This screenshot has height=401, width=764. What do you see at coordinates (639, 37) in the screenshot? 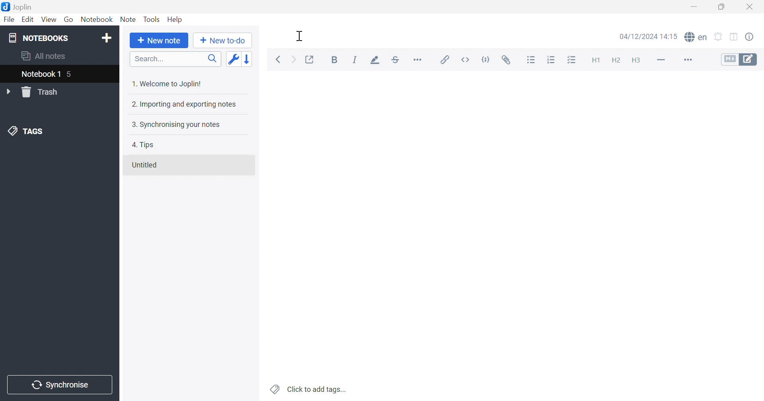
I see `04/12/2024` at bounding box center [639, 37].